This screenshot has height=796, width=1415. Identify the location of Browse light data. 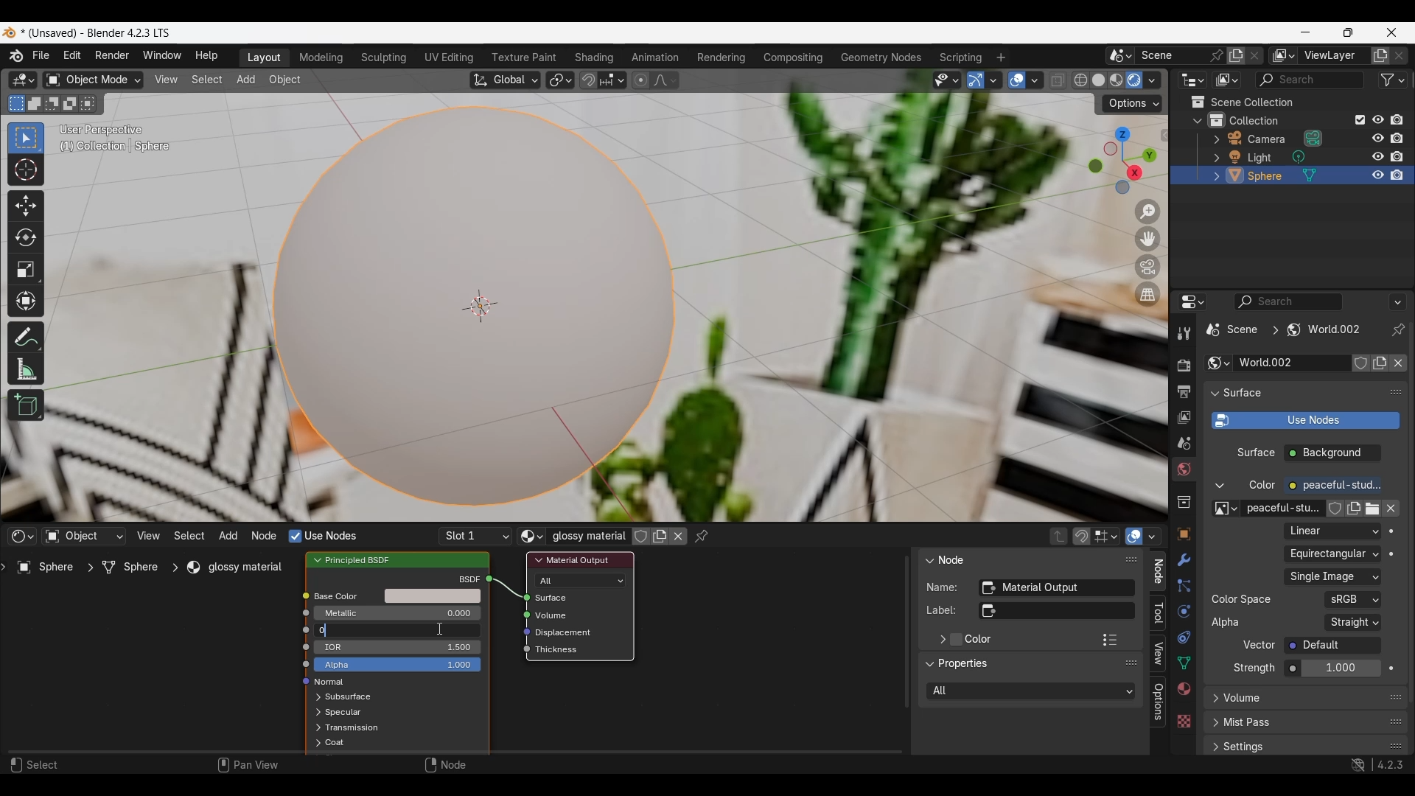
(1298, 156).